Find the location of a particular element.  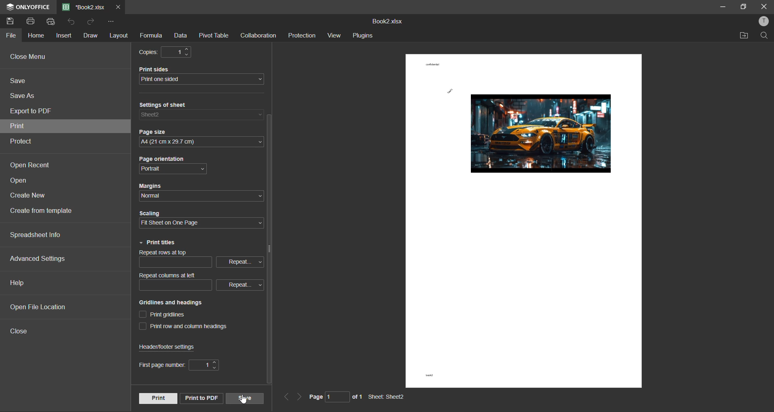

close is located at coordinates (764, 6).